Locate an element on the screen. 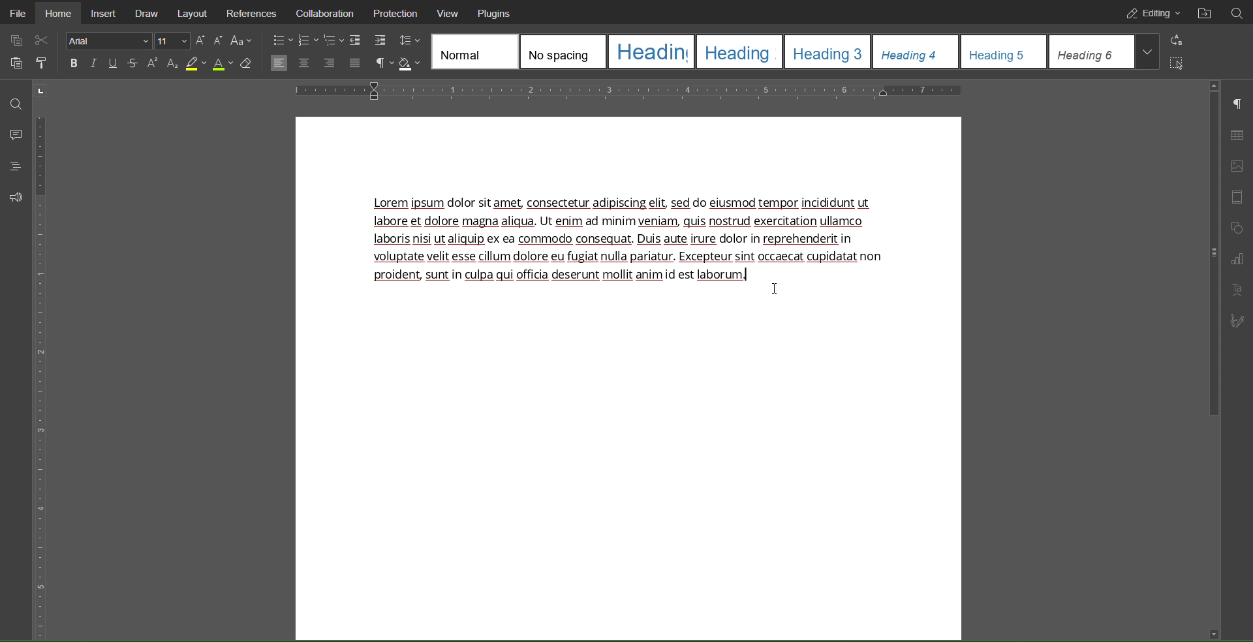  Line Spacing is located at coordinates (410, 40).